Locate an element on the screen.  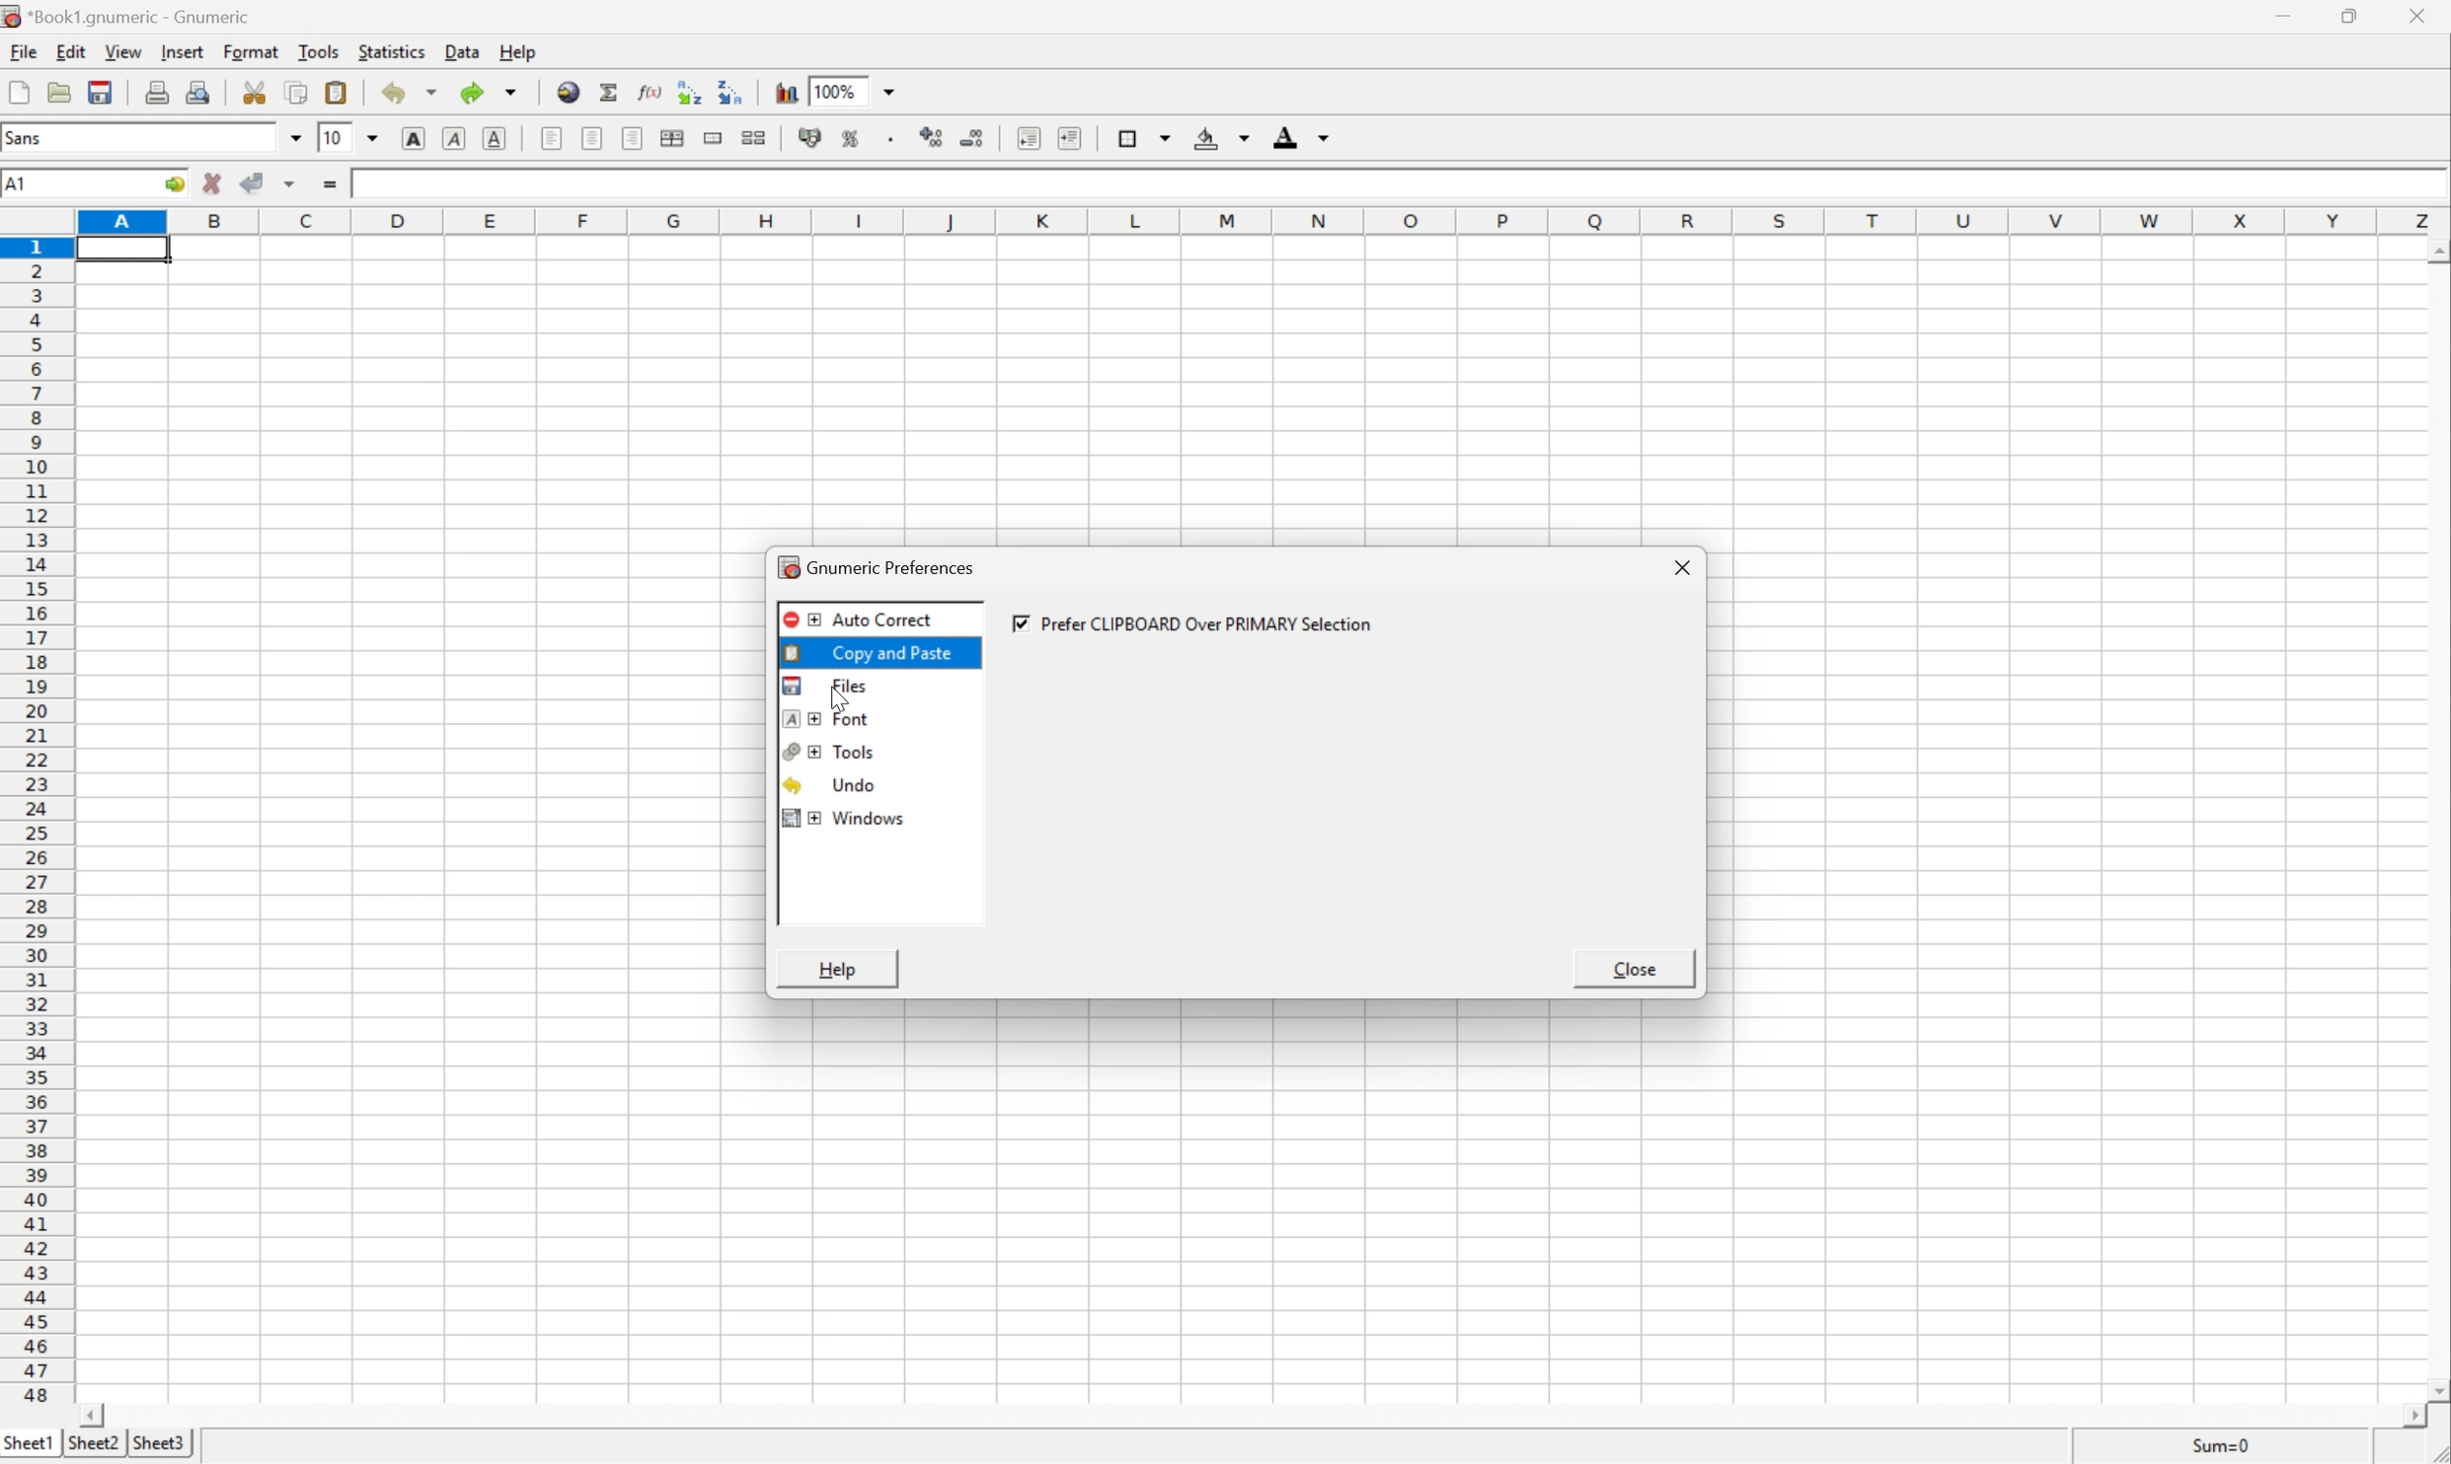
windows is located at coordinates (850, 821).